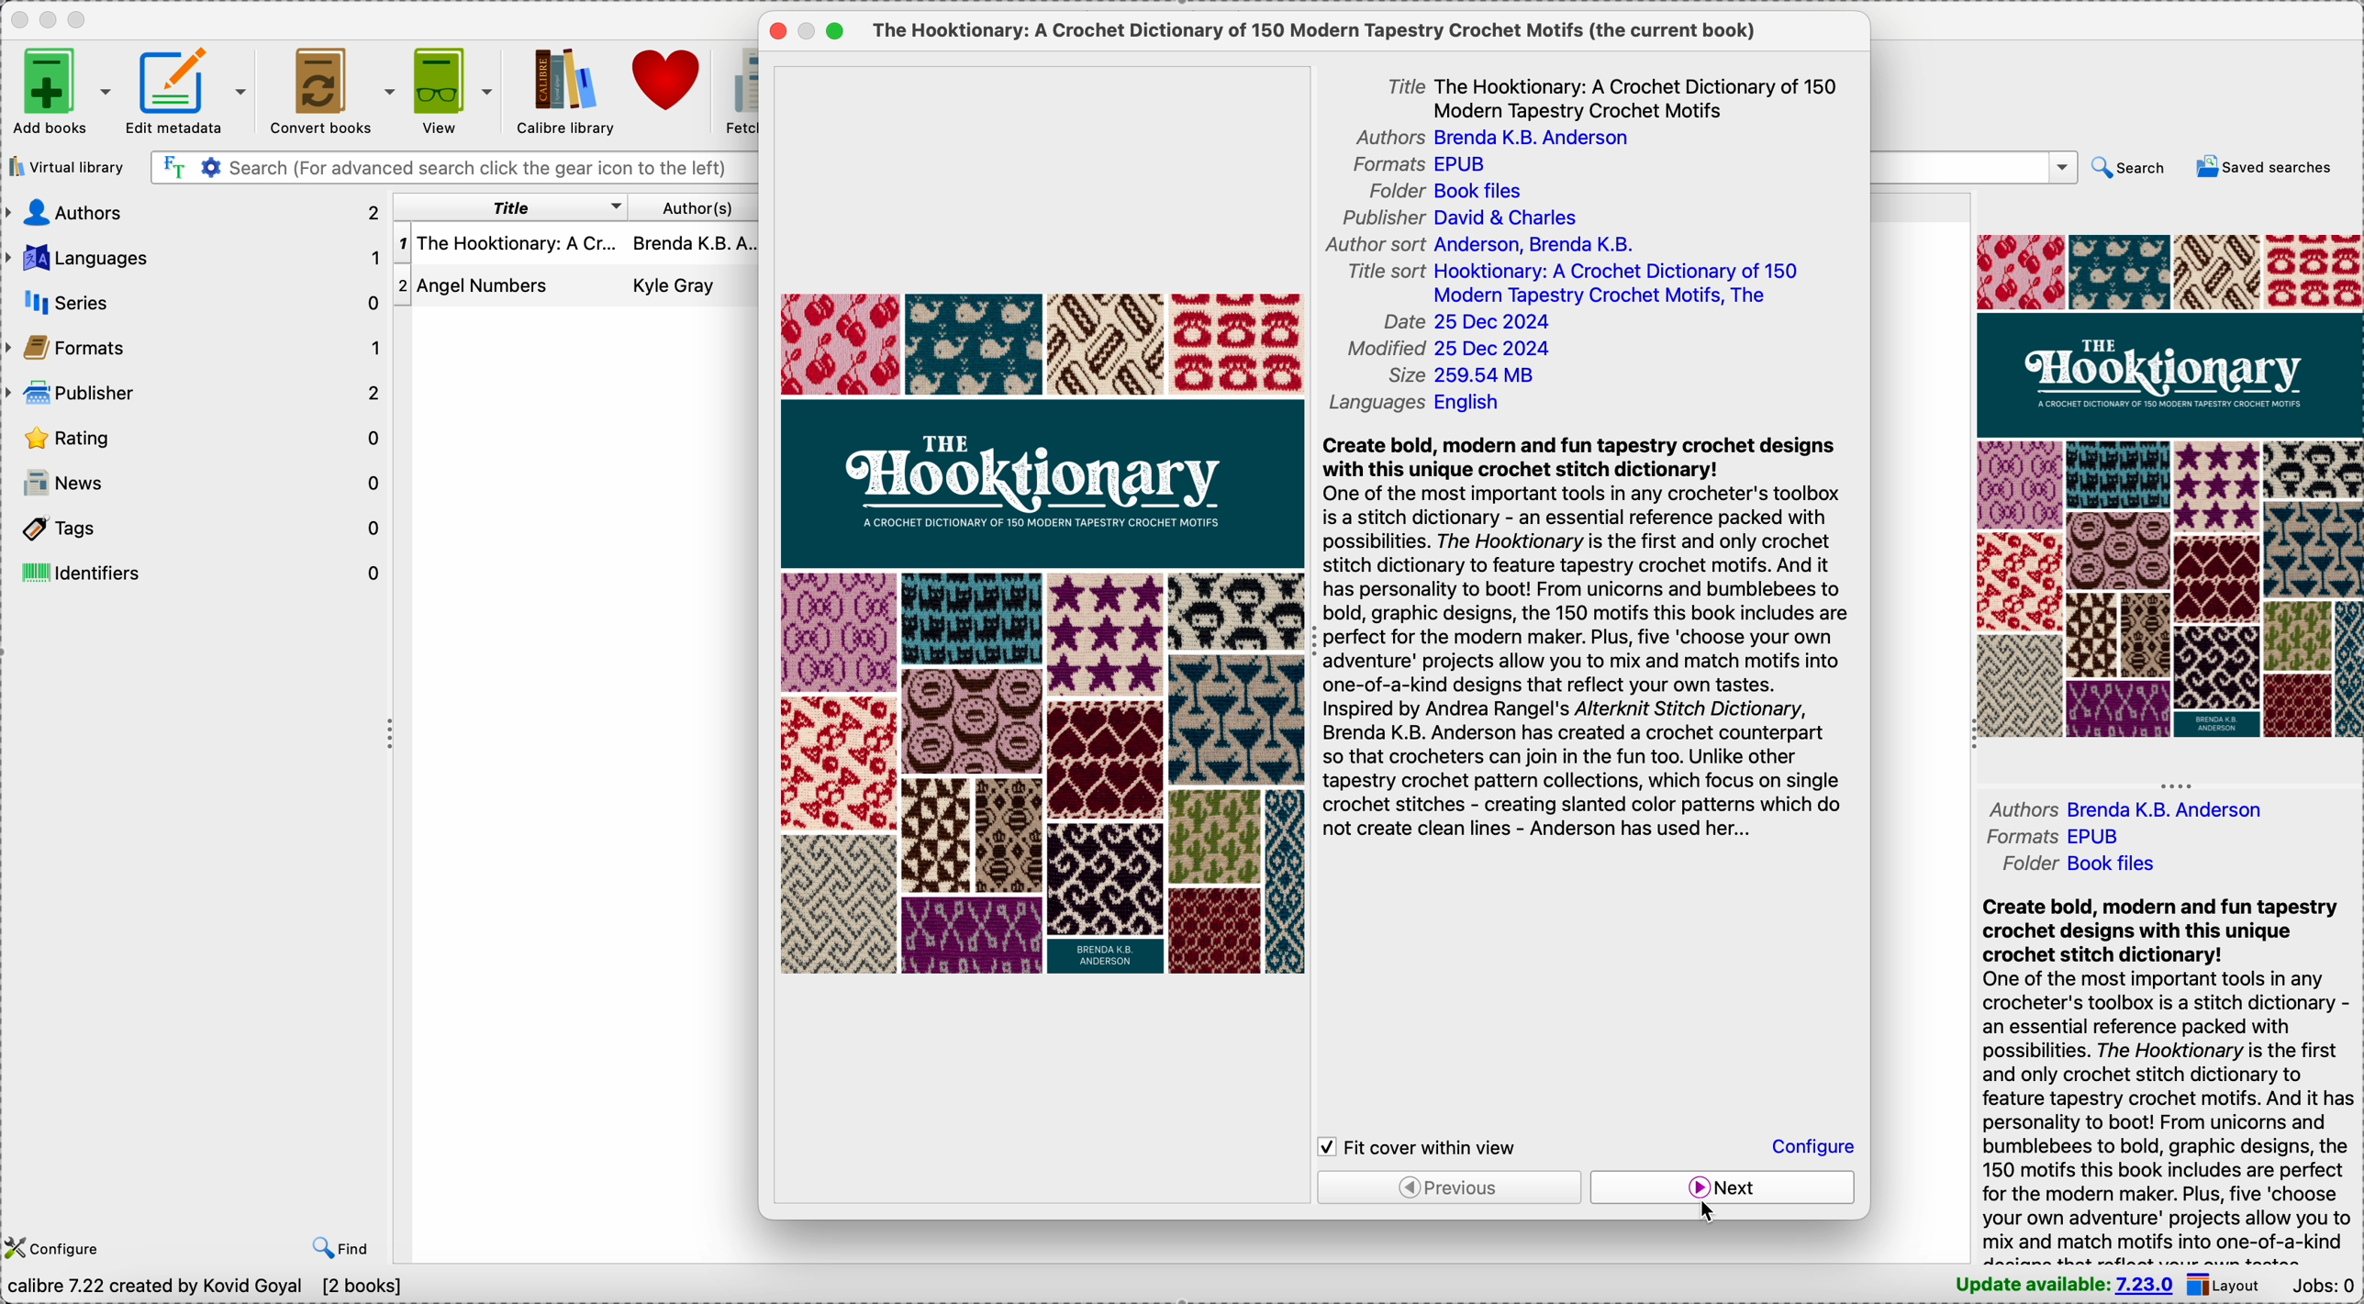 This screenshot has height=1304, width=2364. What do you see at coordinates (1455, 190) in the screenshot?
I see `folder` at bounding box center [1455, 190].